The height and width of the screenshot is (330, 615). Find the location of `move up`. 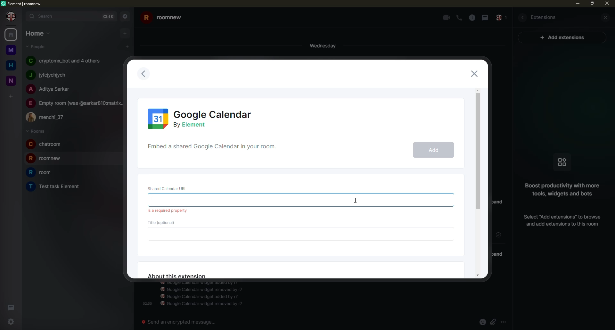

move up is located at coordinates (478, 90).